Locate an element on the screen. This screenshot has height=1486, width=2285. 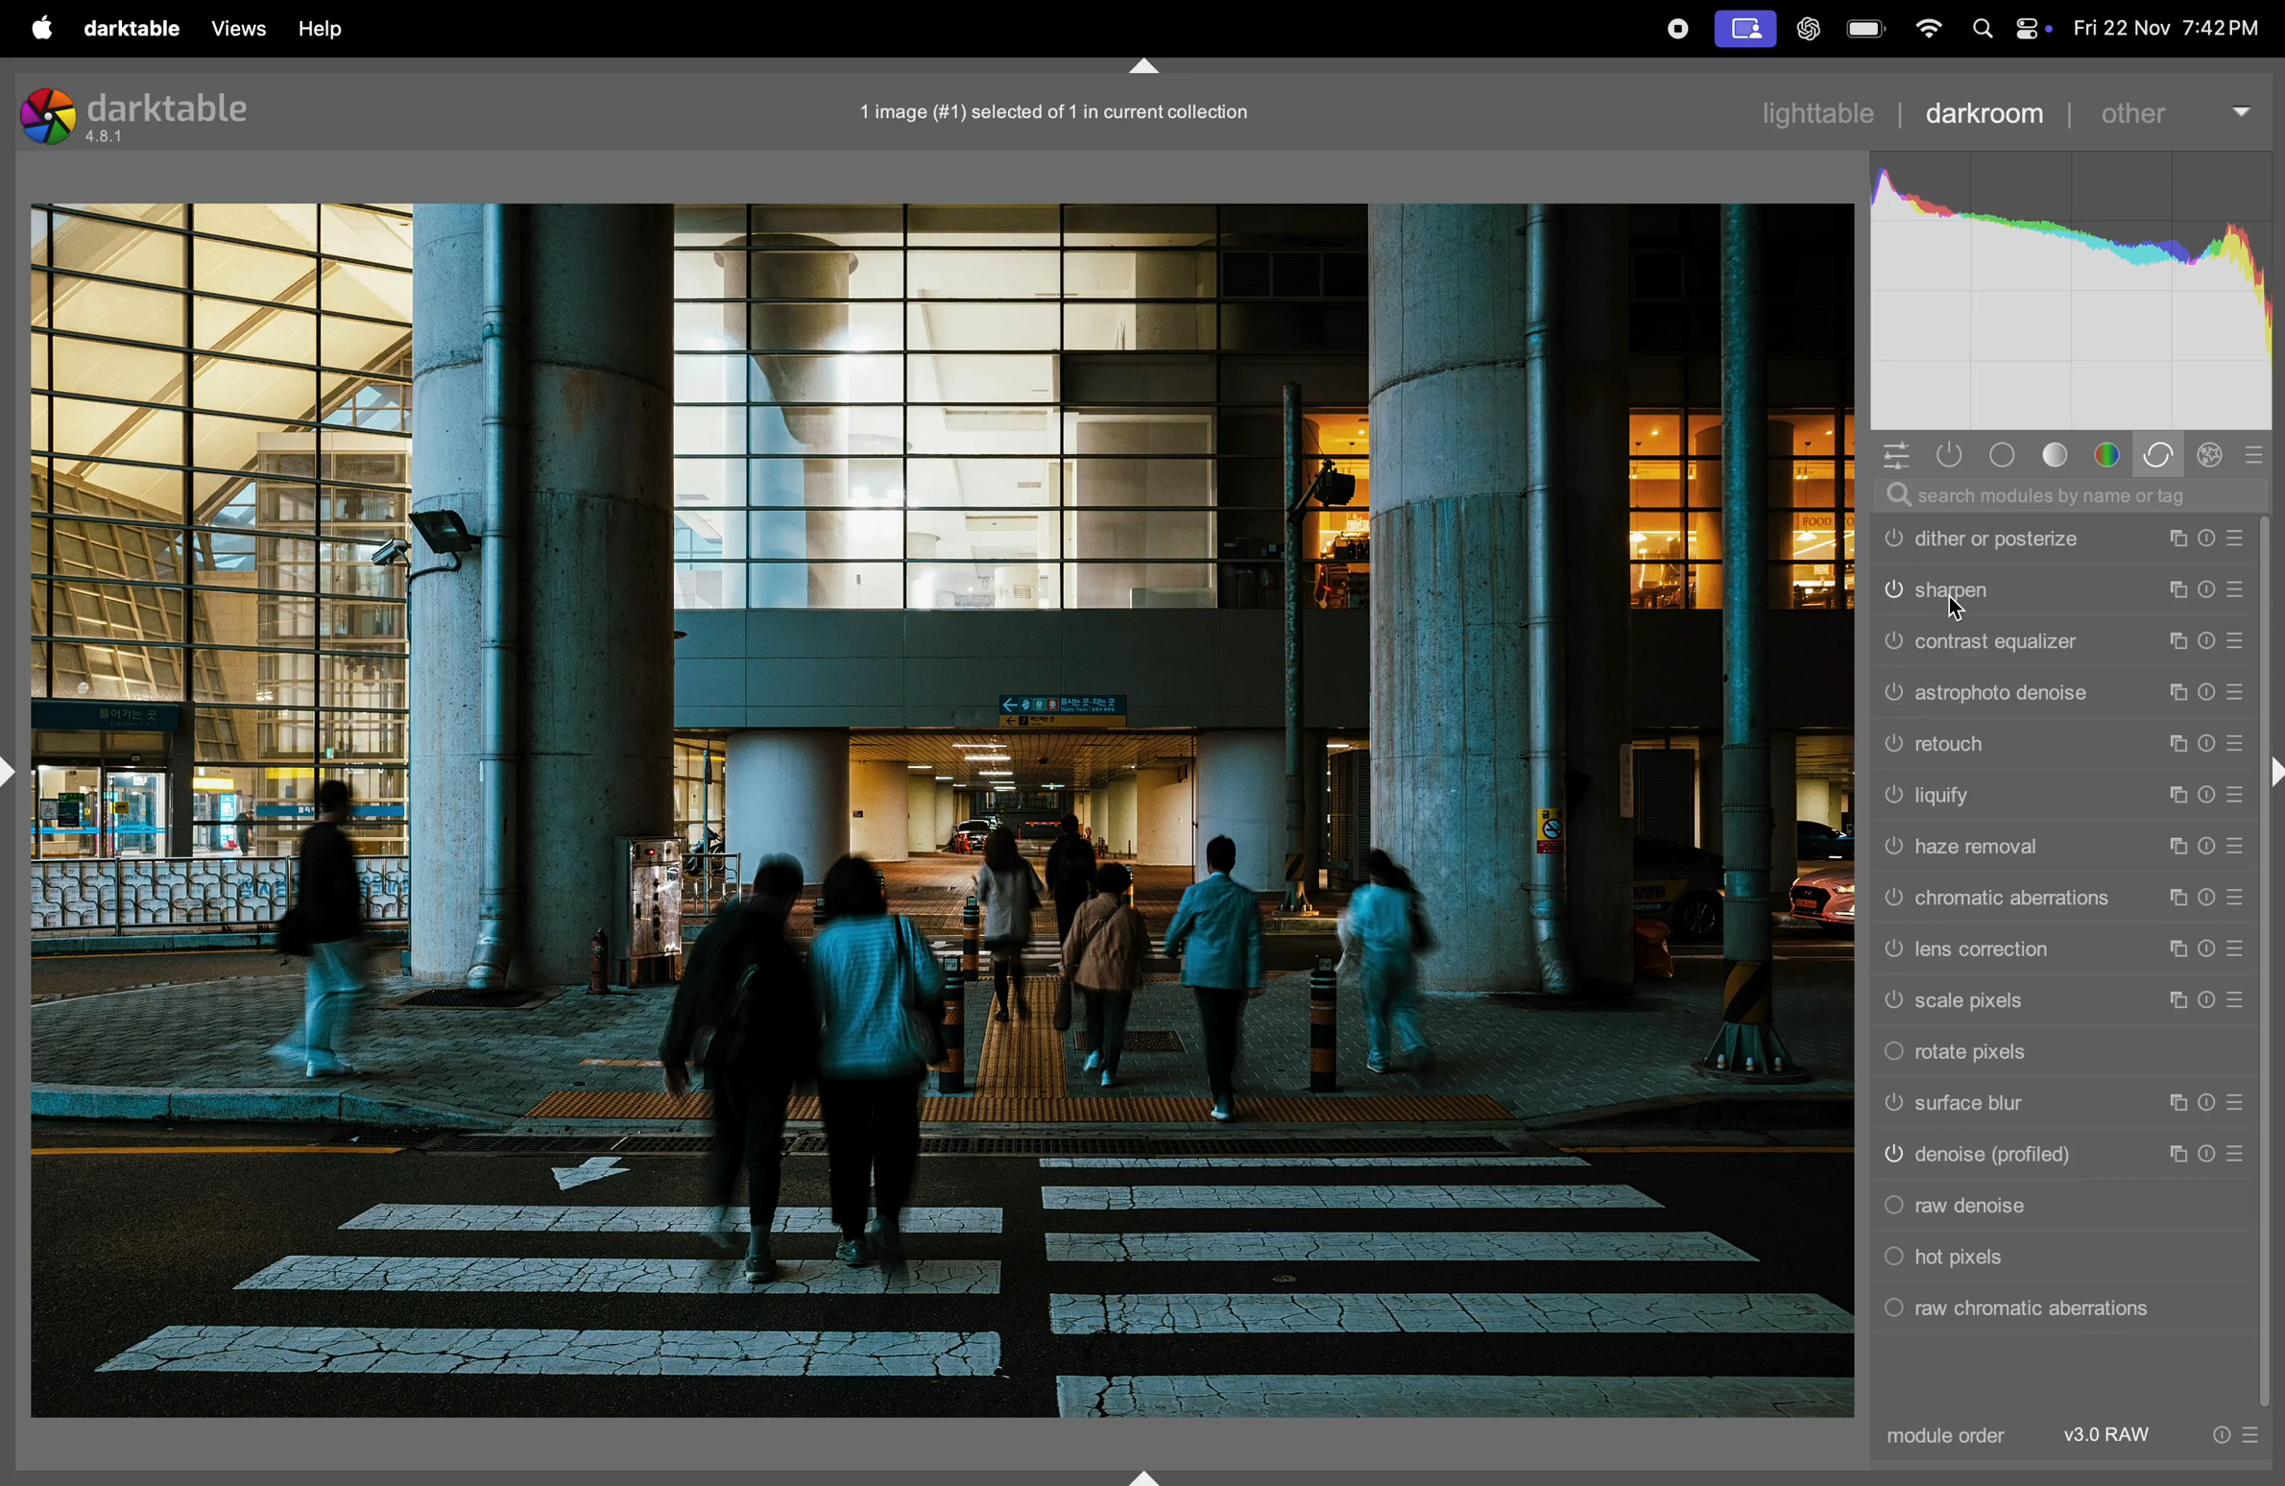
dither or posterize is located at coordinates (2062, 540).